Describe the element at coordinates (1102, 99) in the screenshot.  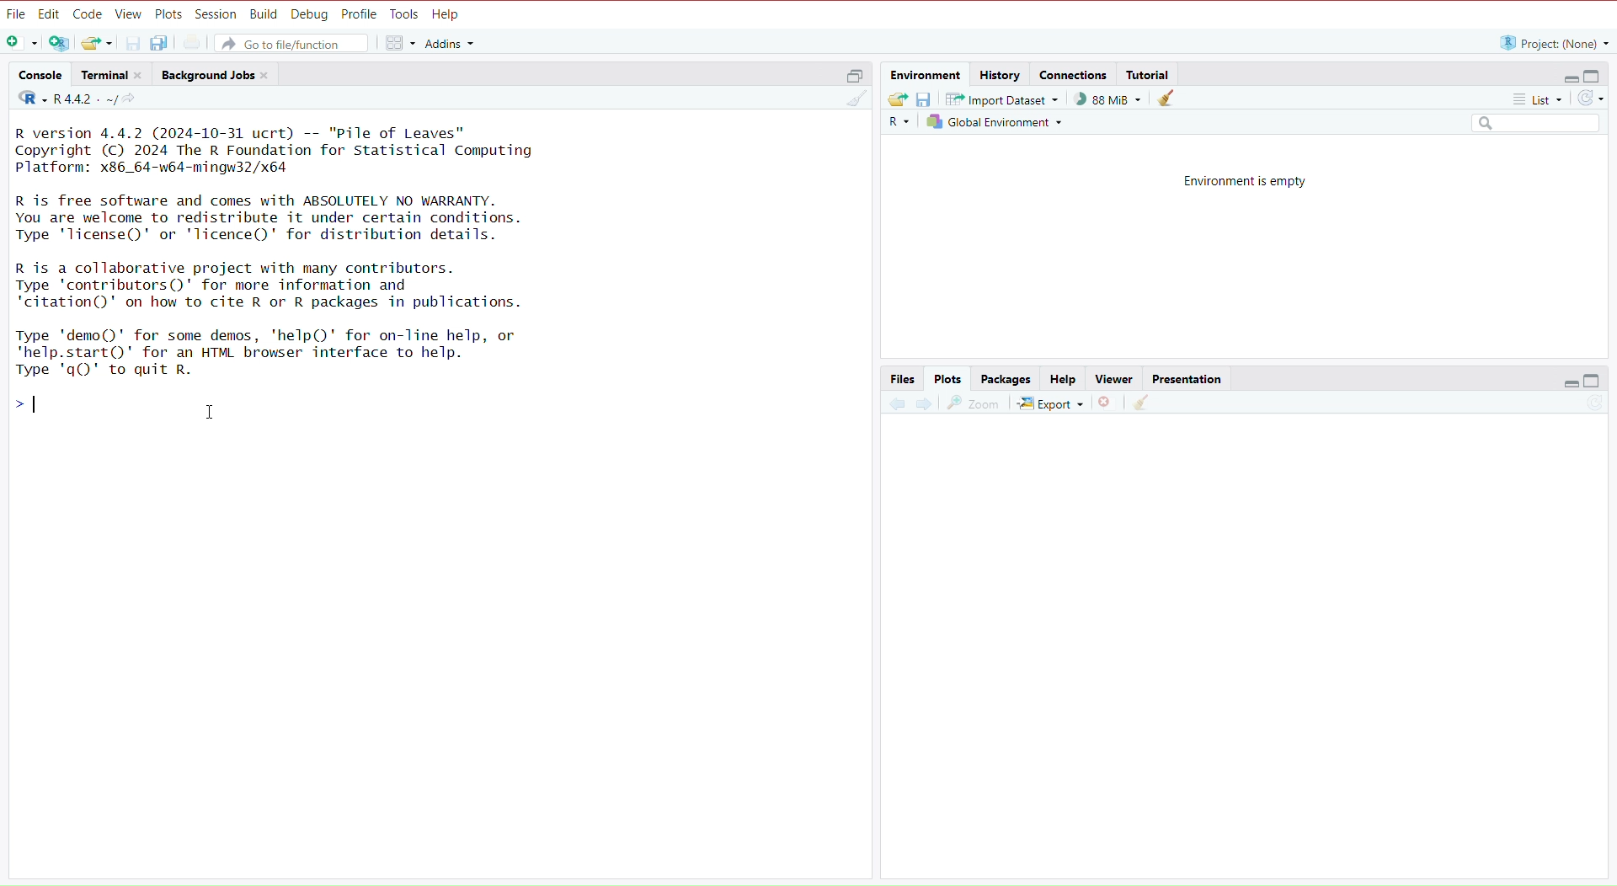
I see `) 88 MiB ~` at that location.